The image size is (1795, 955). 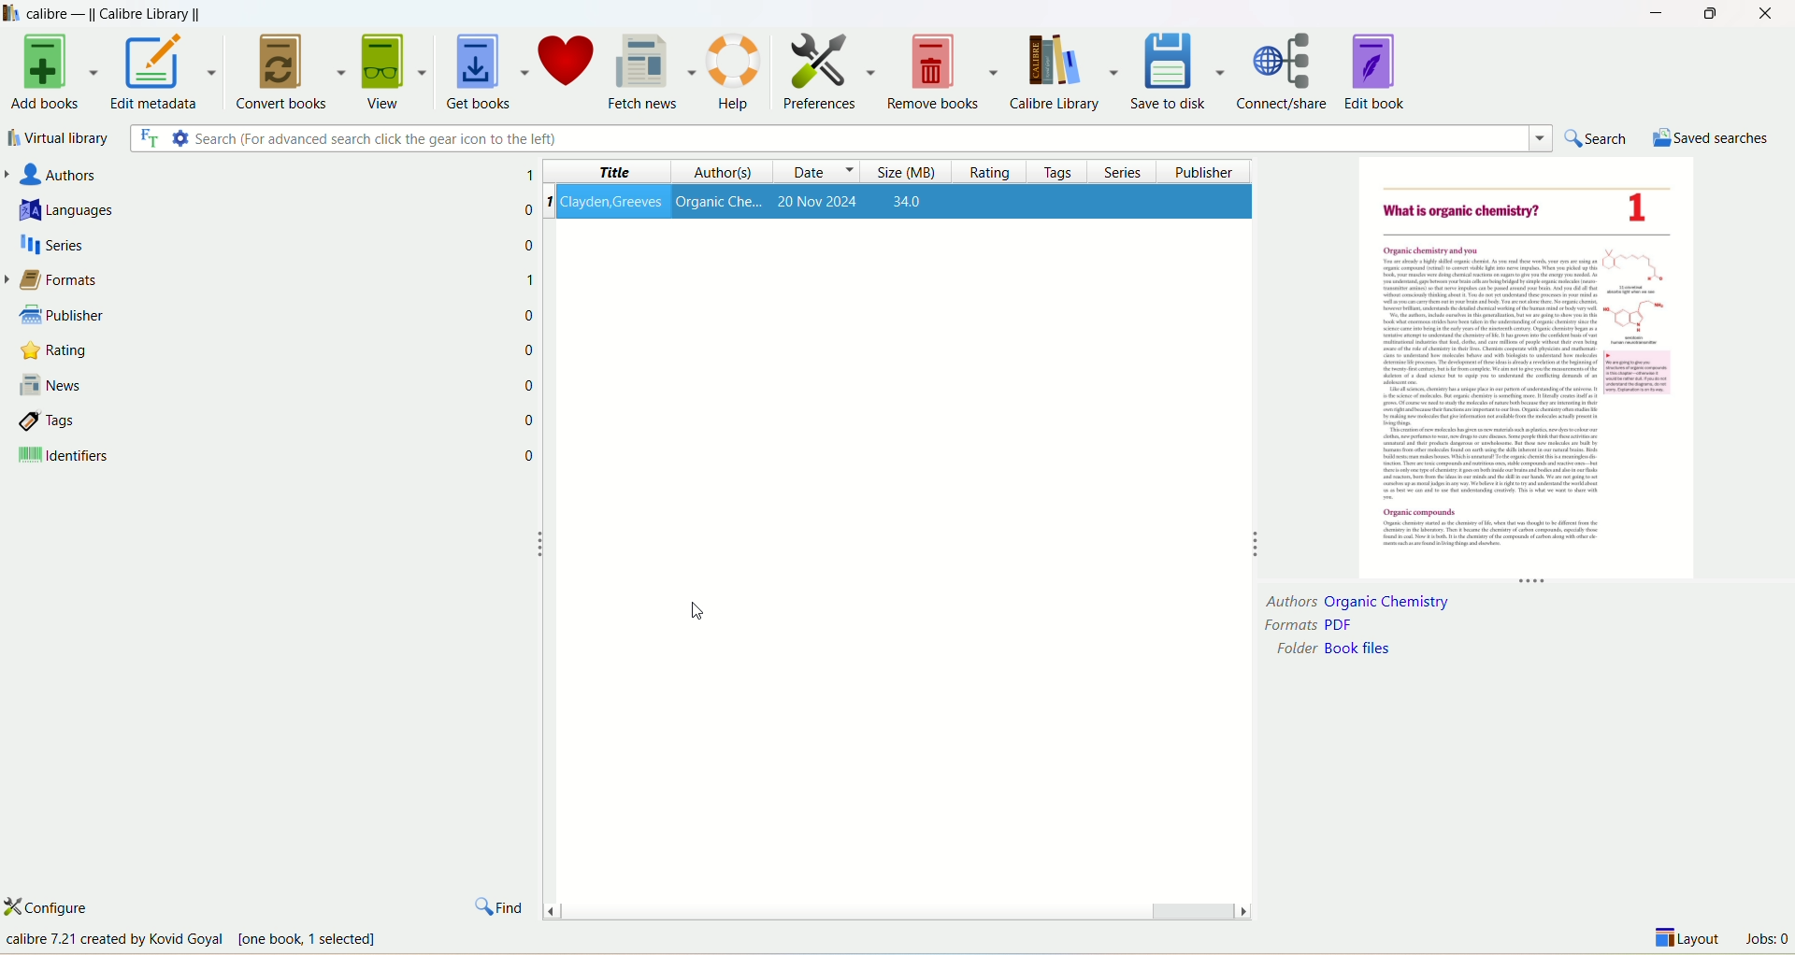 I want to click on jobs, so click(x=1766, y=941).